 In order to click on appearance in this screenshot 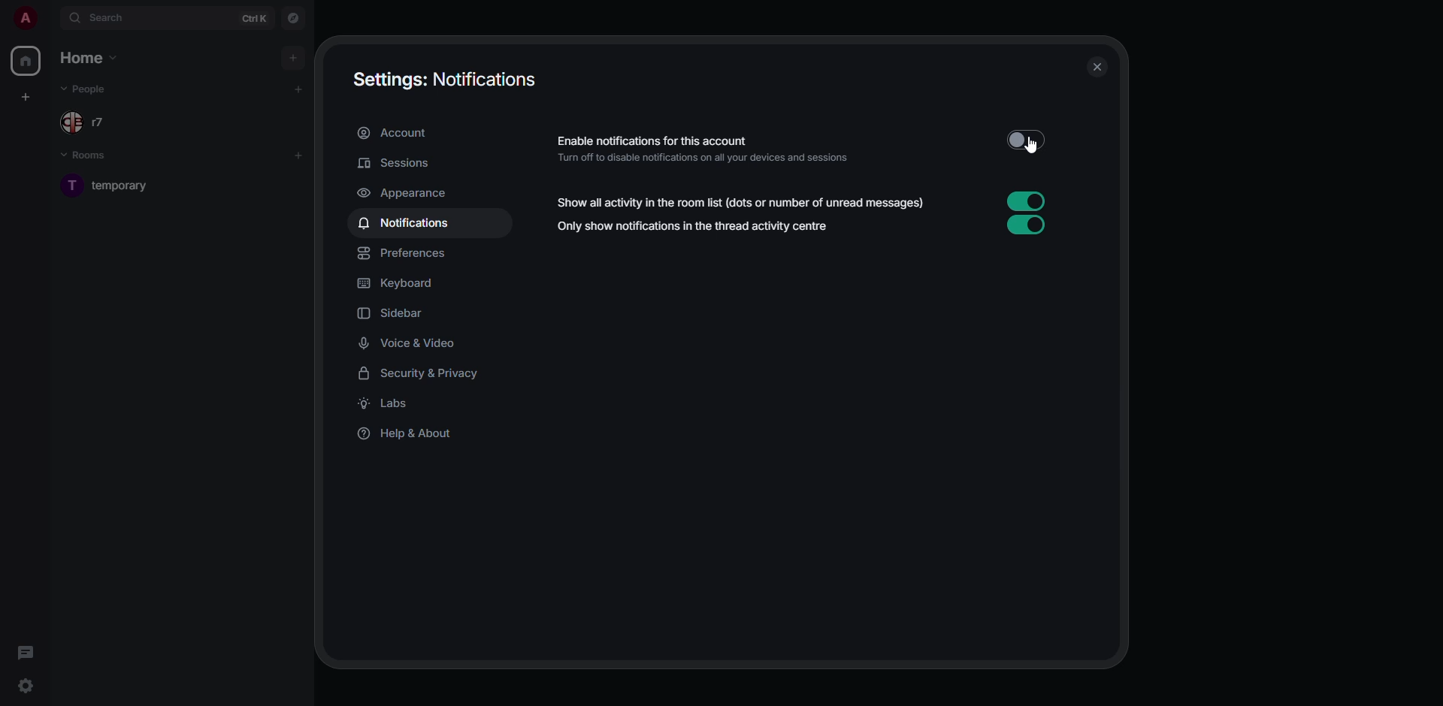, I will do `click(408, 194)`.